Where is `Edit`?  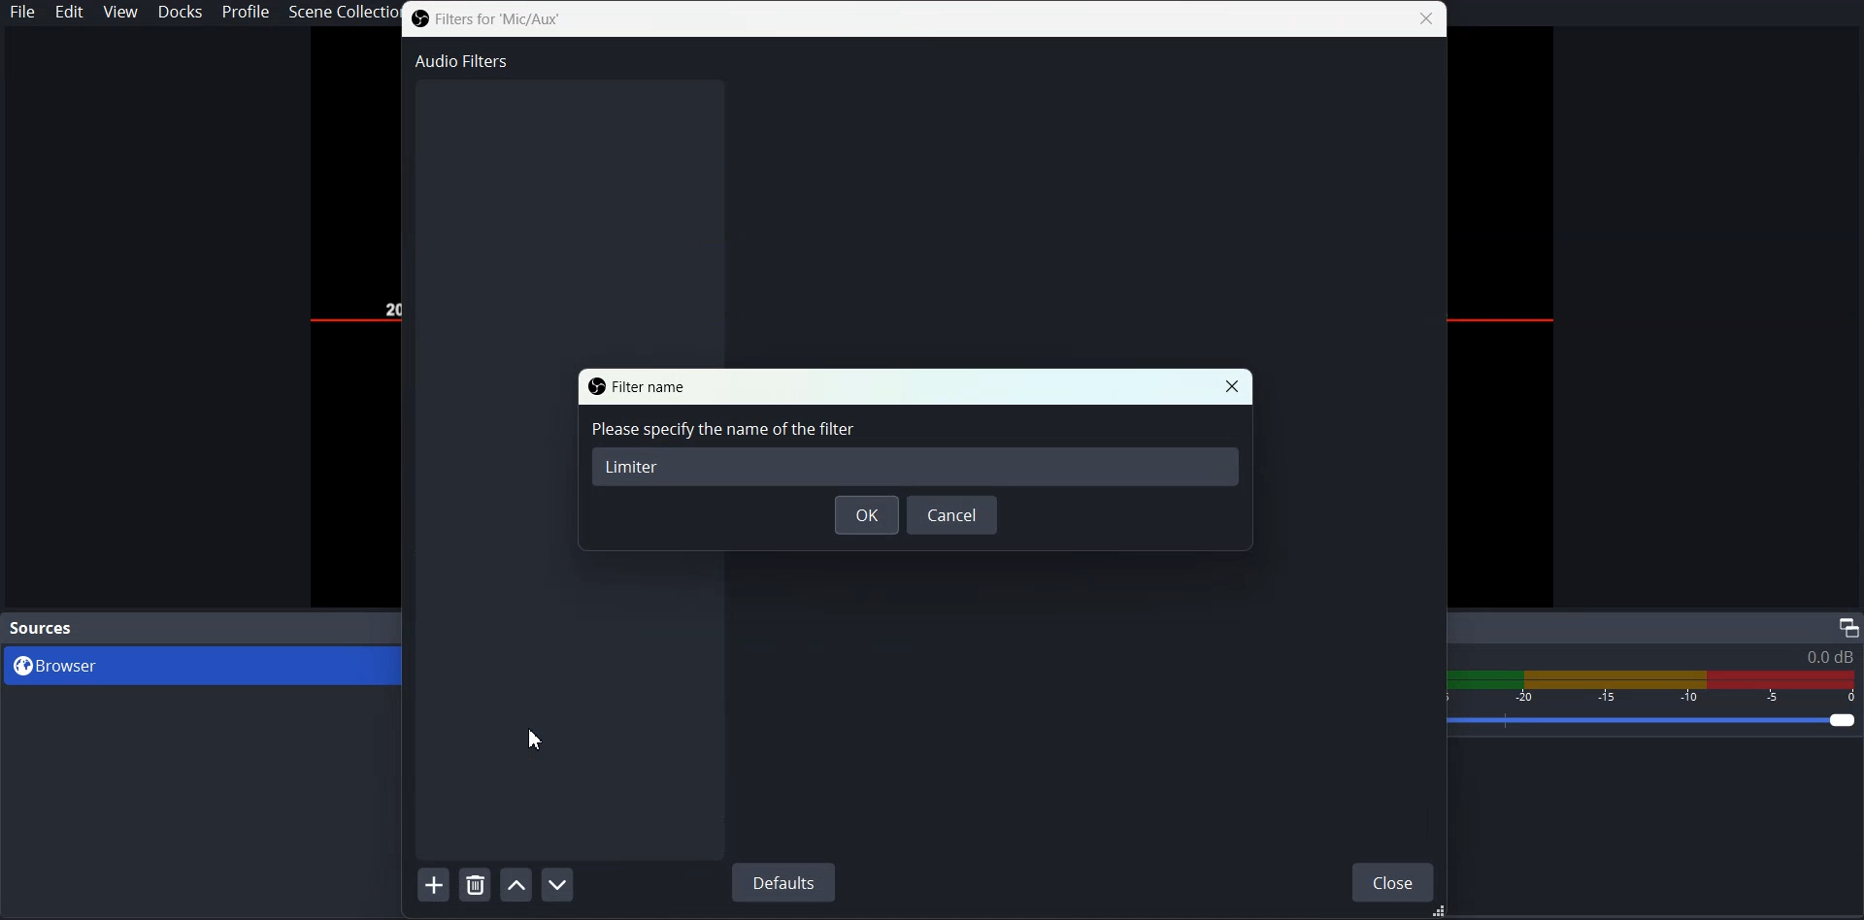
Edit is located at coordinates (72, 13).